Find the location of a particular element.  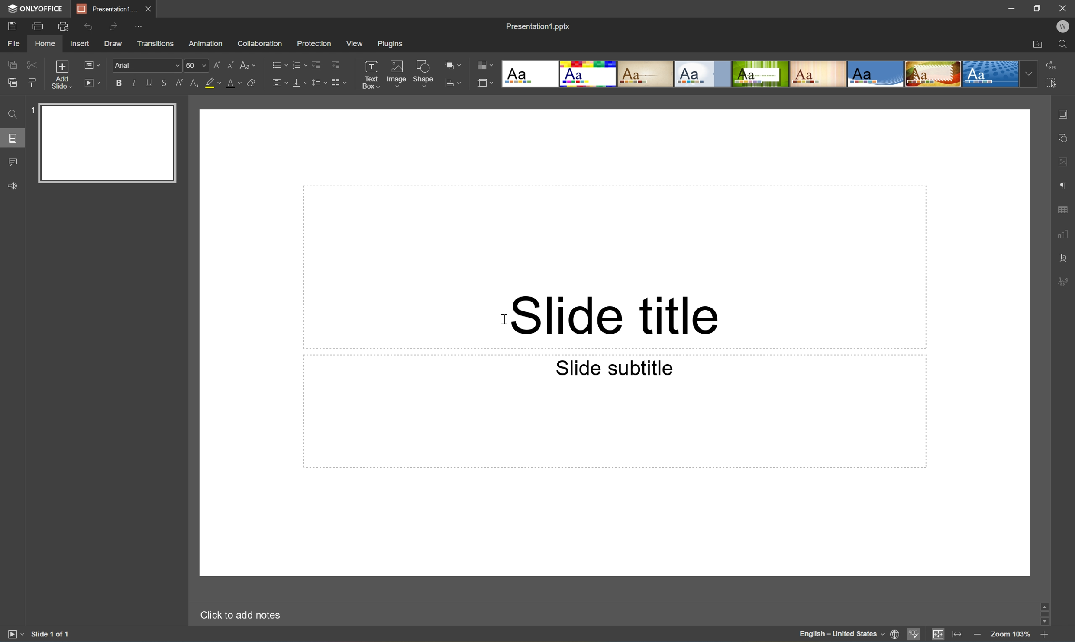

Close is located at coordinates (1063, 7).